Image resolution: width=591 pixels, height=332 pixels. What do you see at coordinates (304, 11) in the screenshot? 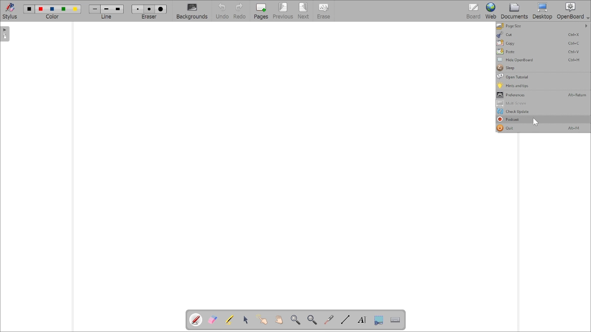
I see `Next` at bounding box center [304, 11].